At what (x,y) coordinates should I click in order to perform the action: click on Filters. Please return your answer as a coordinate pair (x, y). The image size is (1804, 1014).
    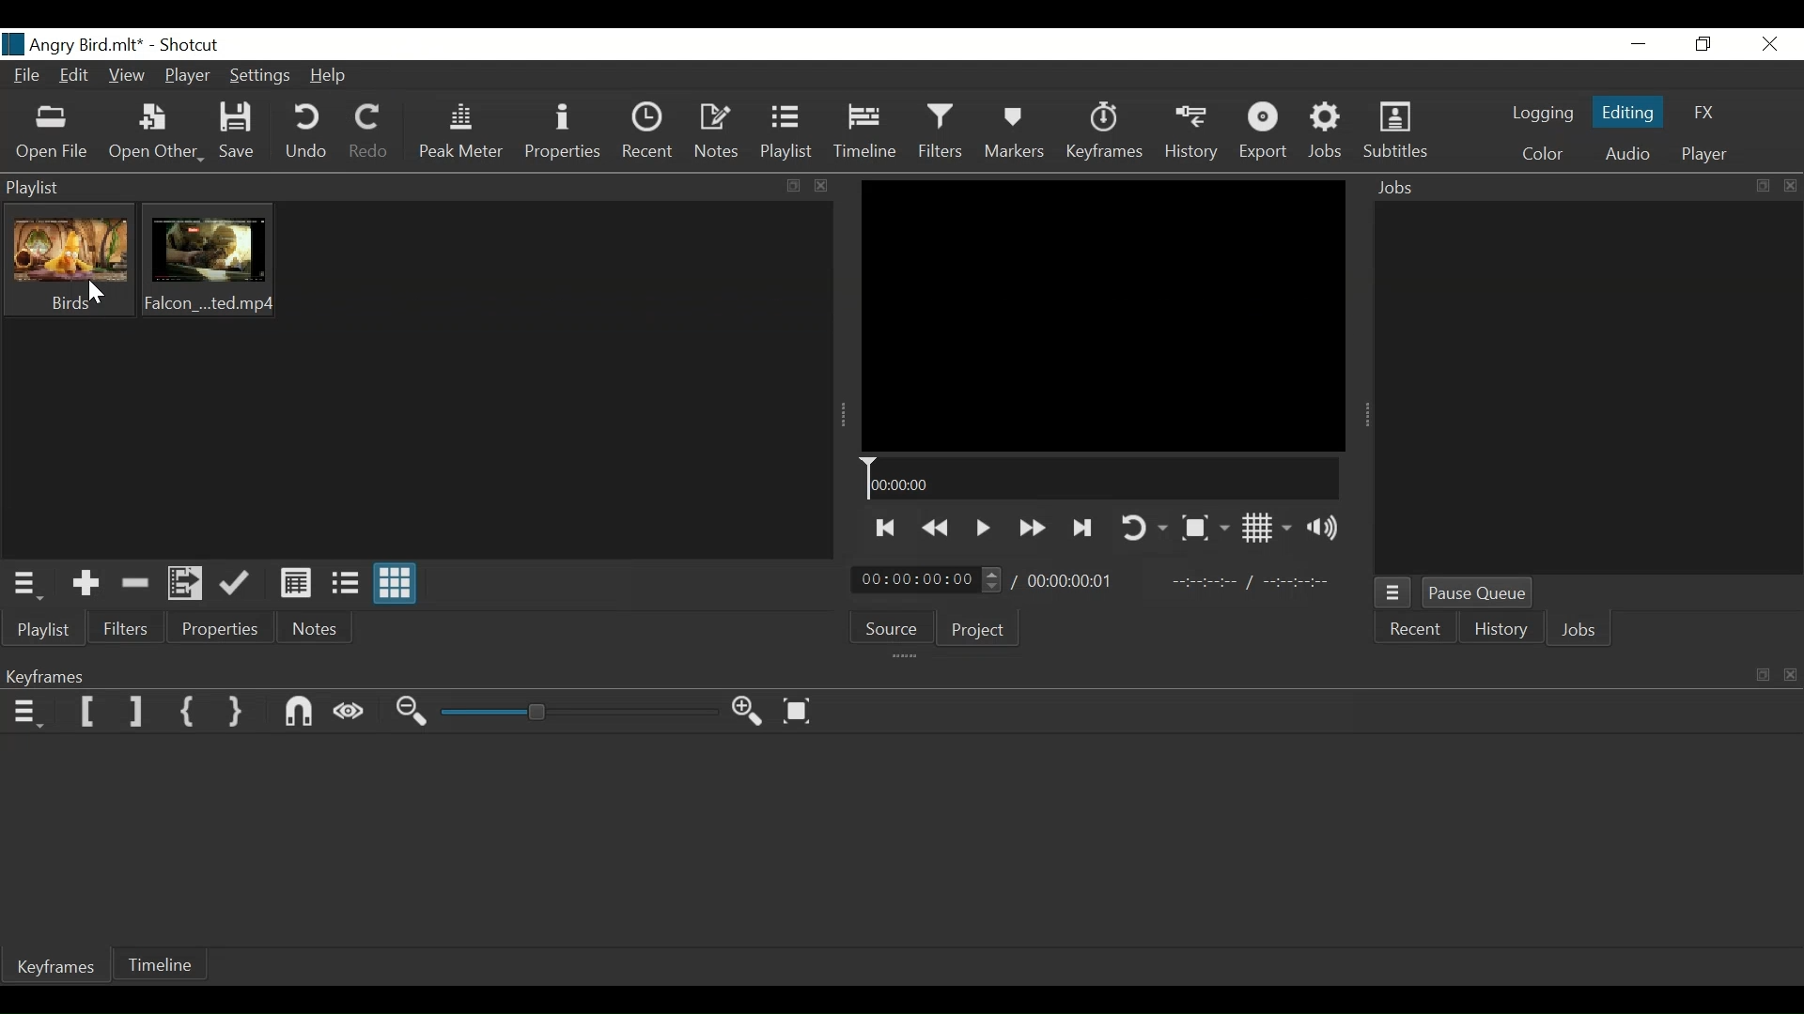
    Looking at the image, I should click on (128, 628).